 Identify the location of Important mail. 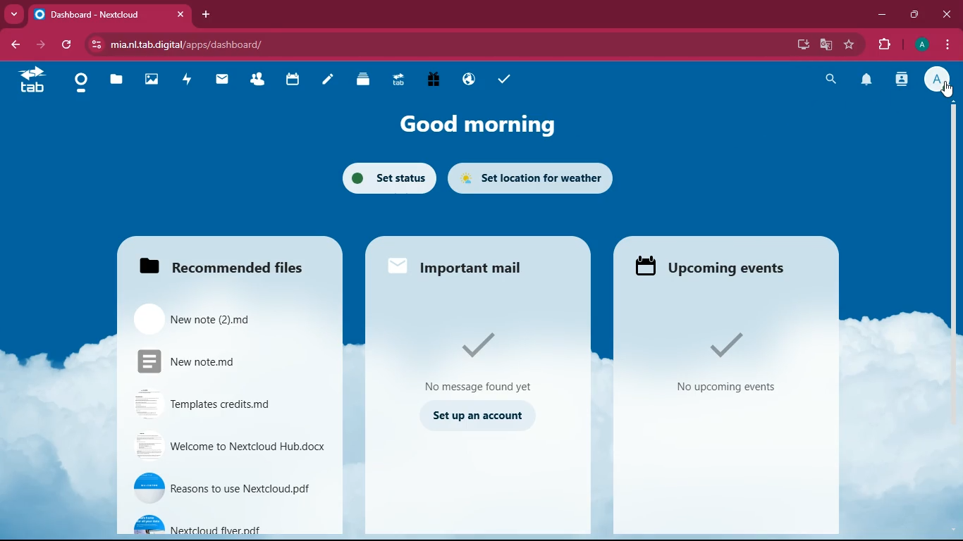
(474, 270).